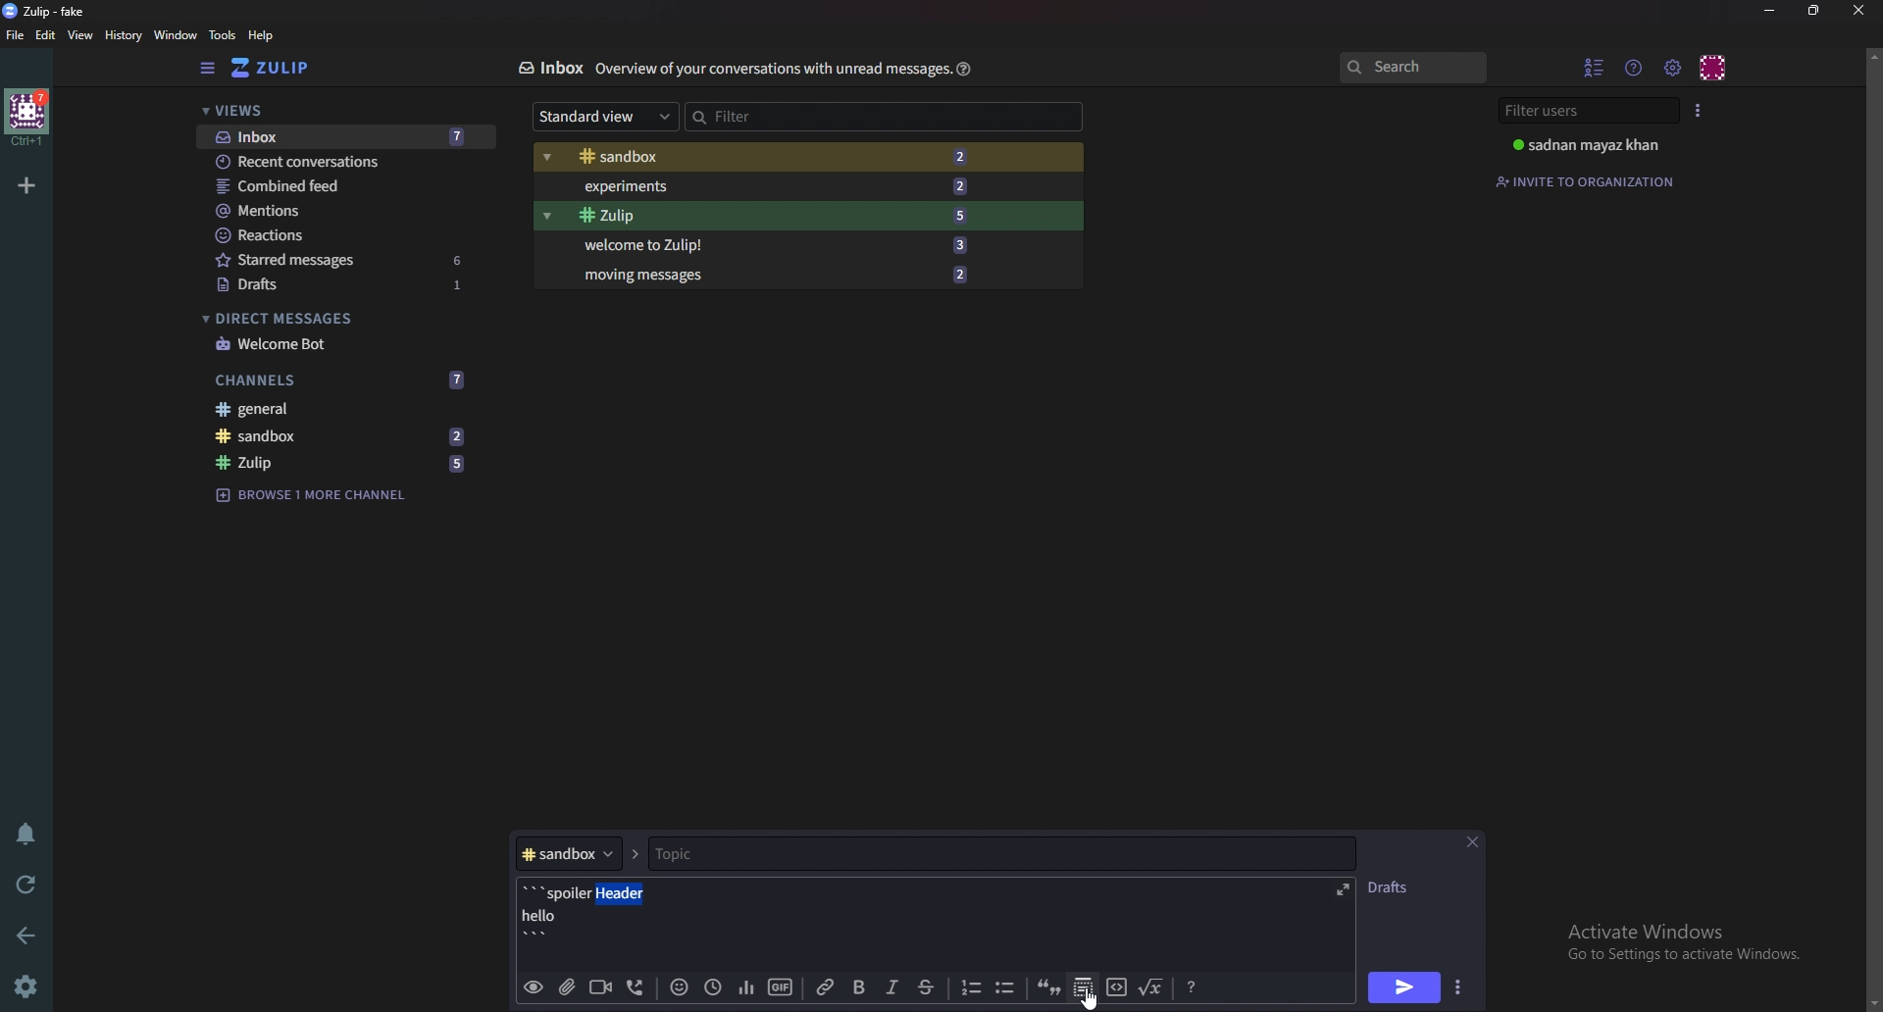 This screenshot has height=1012, width=1883. I want to click on Invite to organization, so click(1594, 181).